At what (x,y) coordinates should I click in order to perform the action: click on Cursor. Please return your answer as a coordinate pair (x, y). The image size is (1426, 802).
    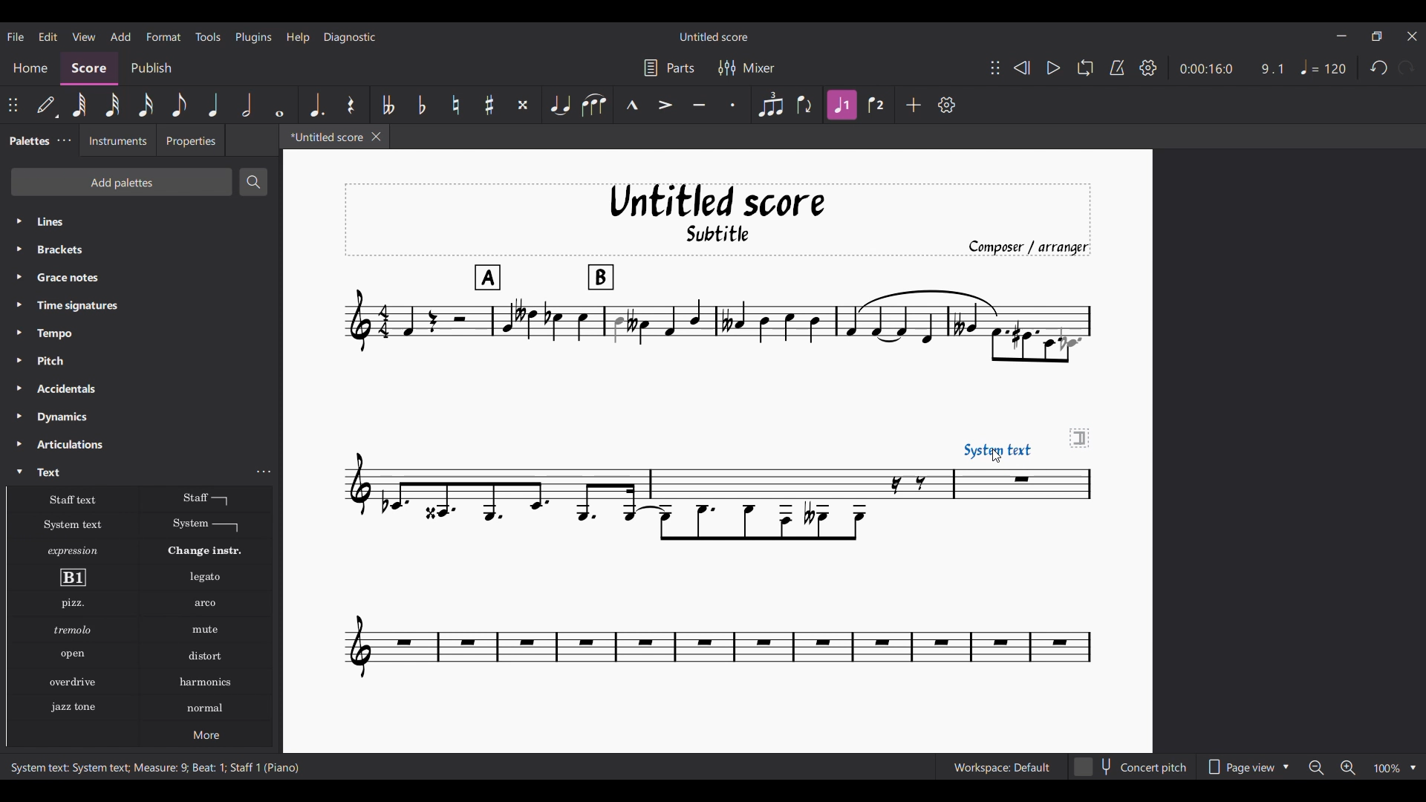
    Looking at the image, I should click on (996, 455).